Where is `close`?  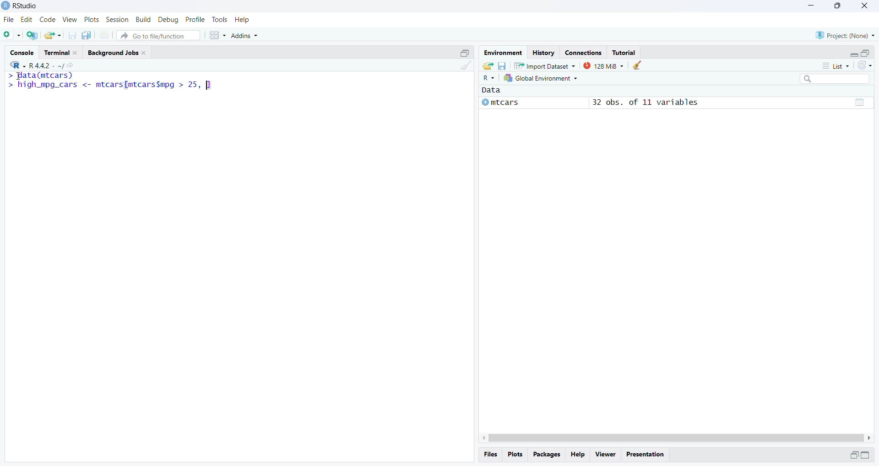
close is located at coordinates (864, 7).